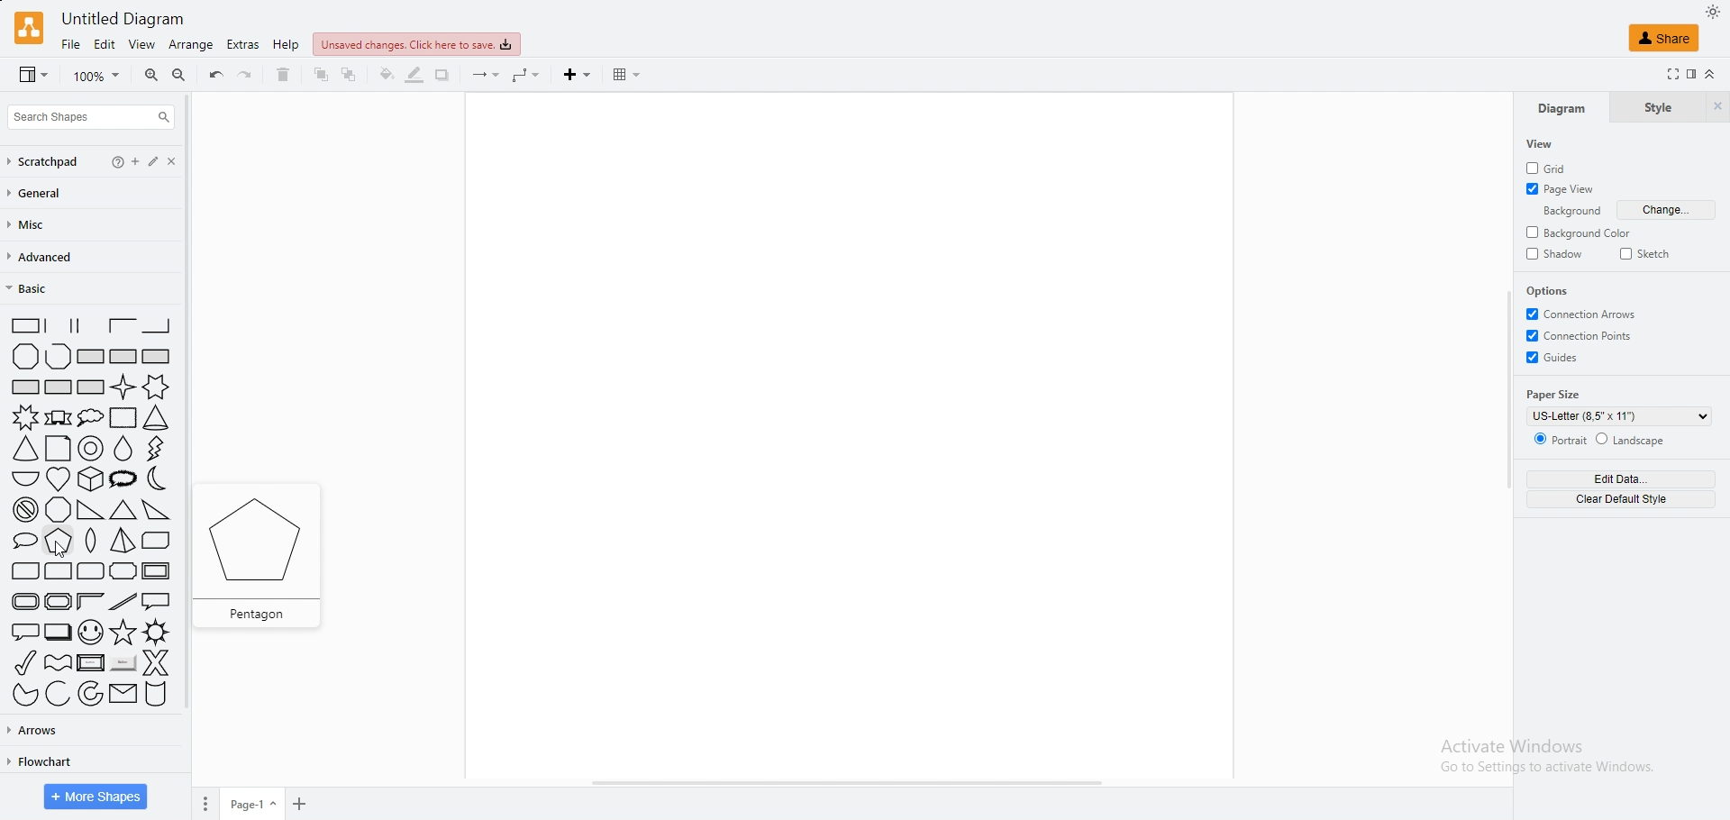 The width and height of the screenshot is (1730, 820). What do you see at coordinates (843, 435) in the screenshot?
I see `canvas` at bounding box center [843, 435].